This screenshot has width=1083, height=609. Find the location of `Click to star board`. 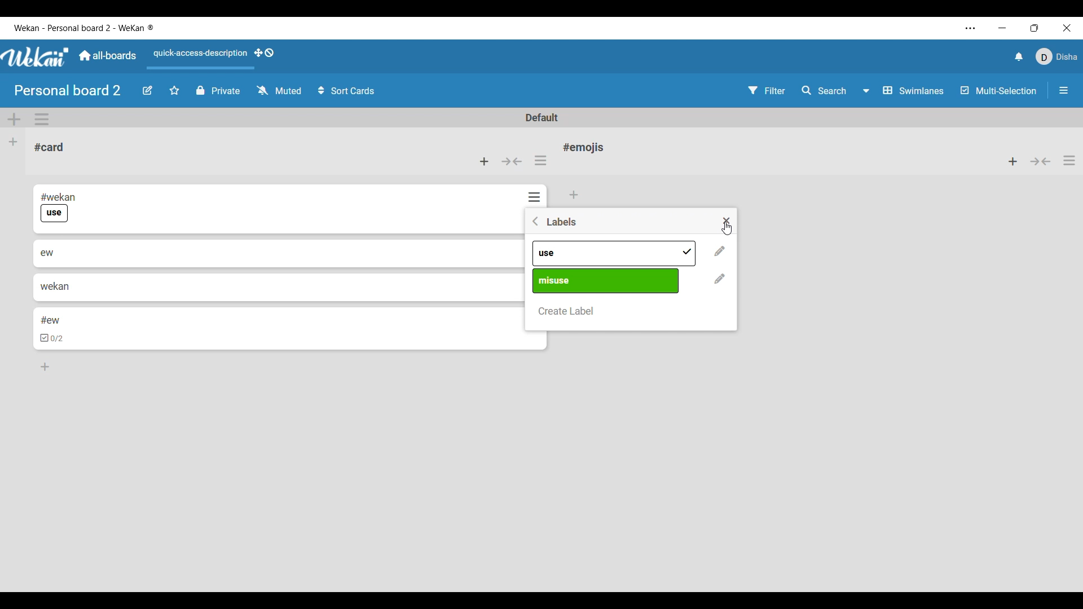

Click to star board is located at coordinates (174, 91).